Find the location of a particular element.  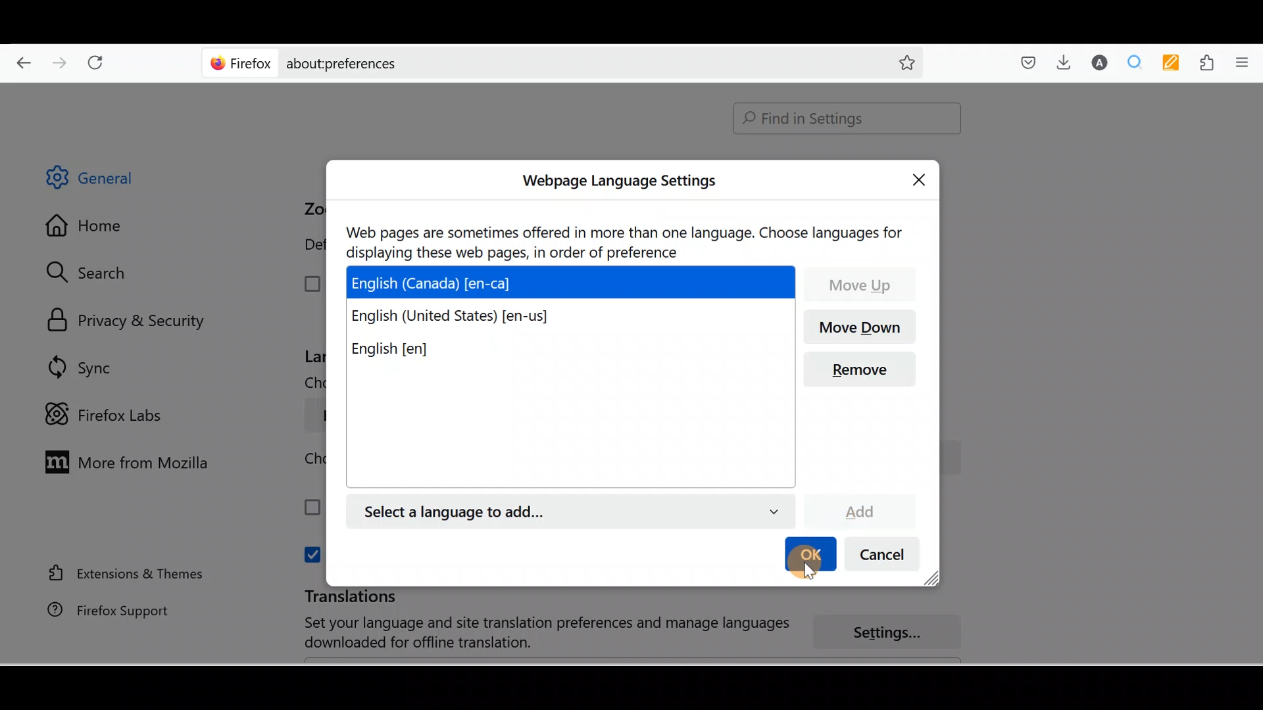

Scroll bar is located at coordinates (1254, 374).